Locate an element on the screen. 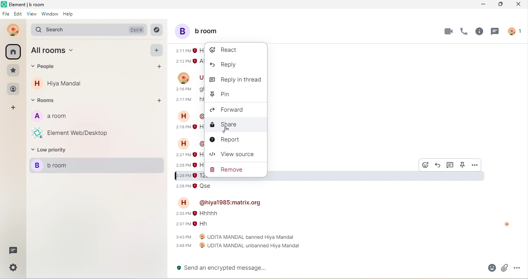  emoji is located at coordinates (489, 268).